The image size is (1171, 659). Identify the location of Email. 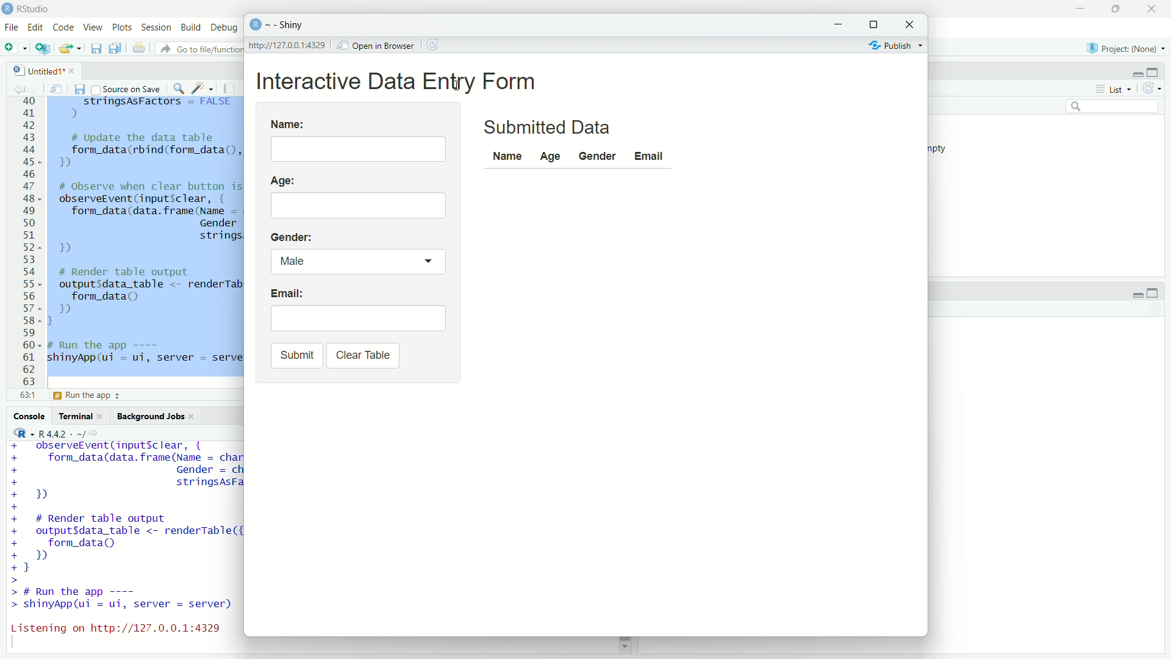
(651, 156).